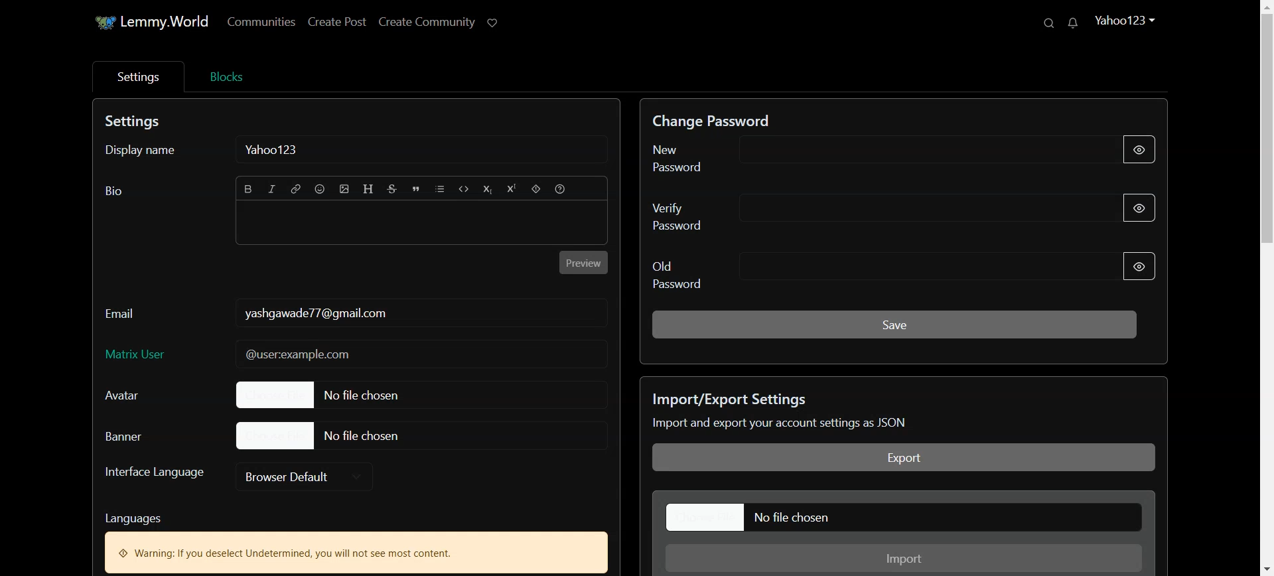 The height and width of the screenshot is (576, 1274). What do you see at coordinates (853, 213) in the screenshot?
I see `Verify password` at bounding box center [853, 213].